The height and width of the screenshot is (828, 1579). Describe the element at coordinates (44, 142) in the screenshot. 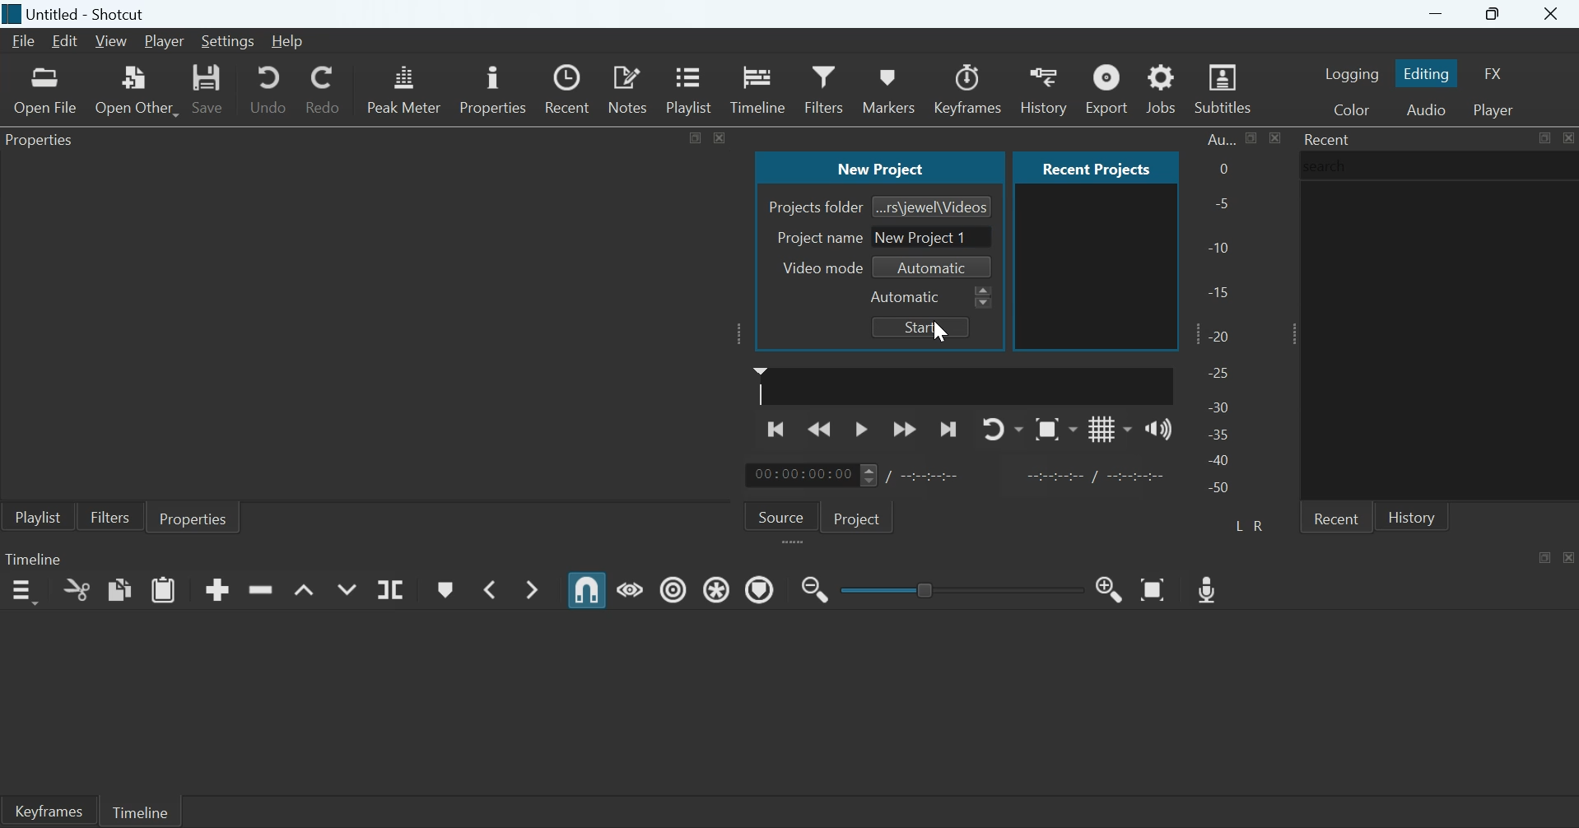

I see `Properties` at that location.